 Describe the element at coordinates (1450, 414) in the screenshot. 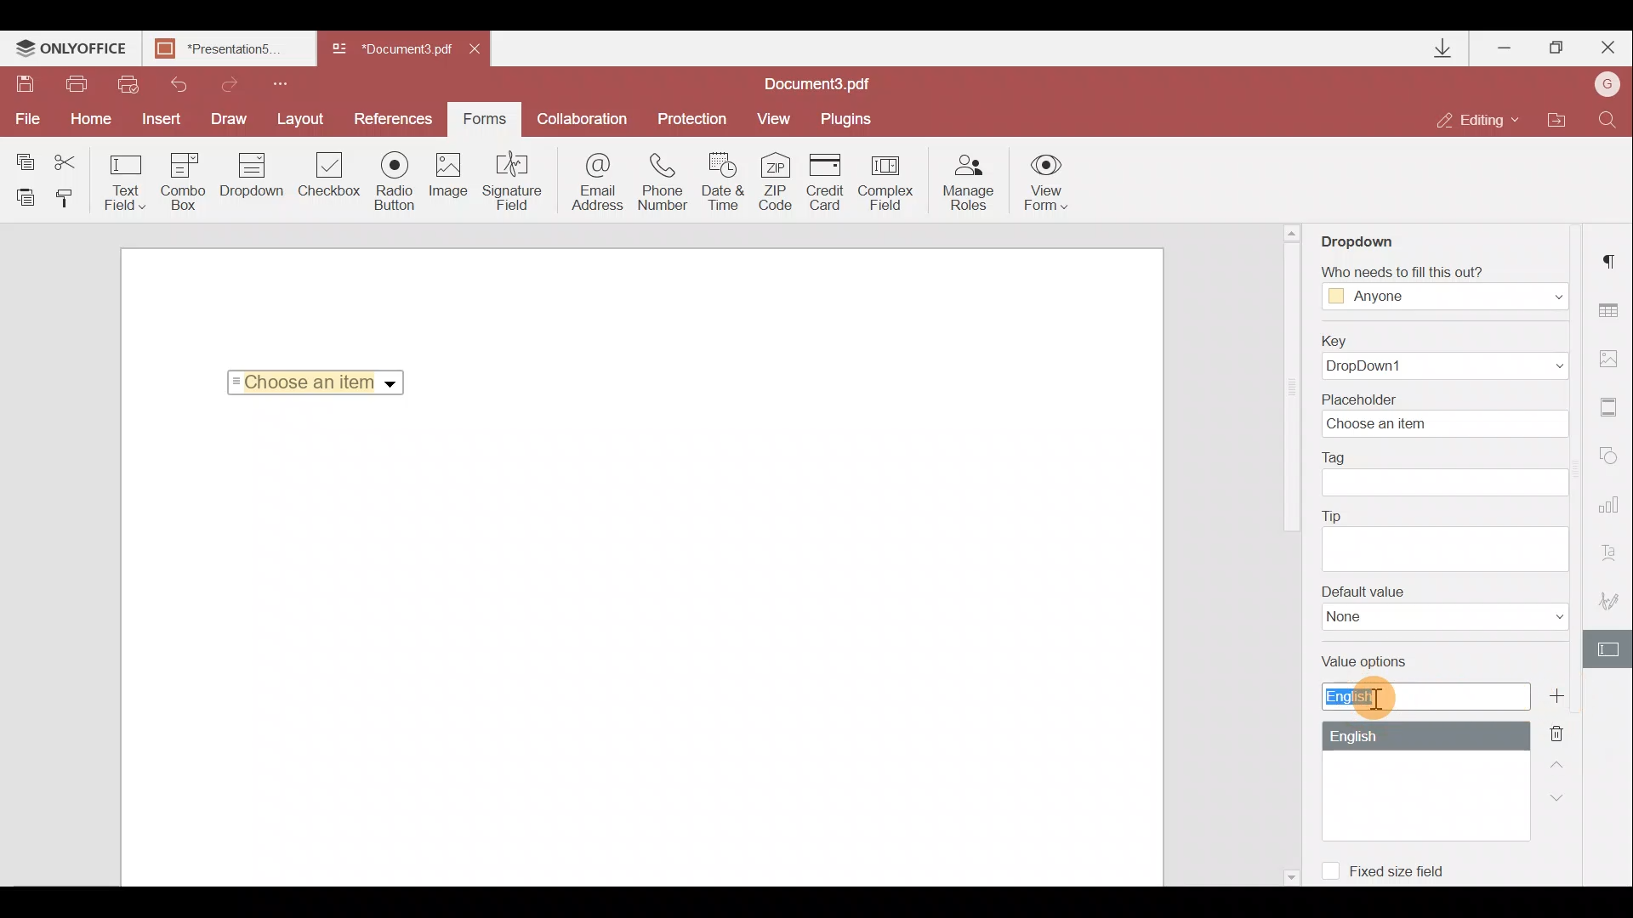

I see `Placeholder` at that location.